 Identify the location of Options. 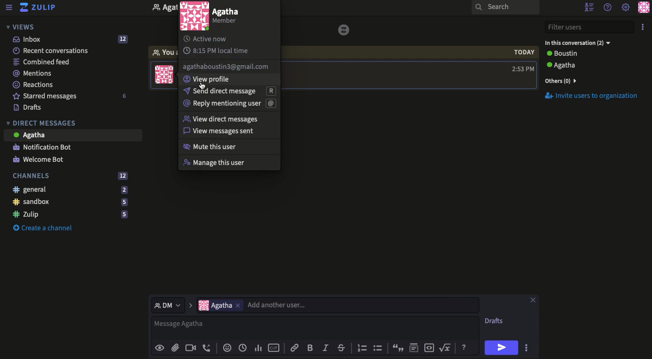
(526, 347).